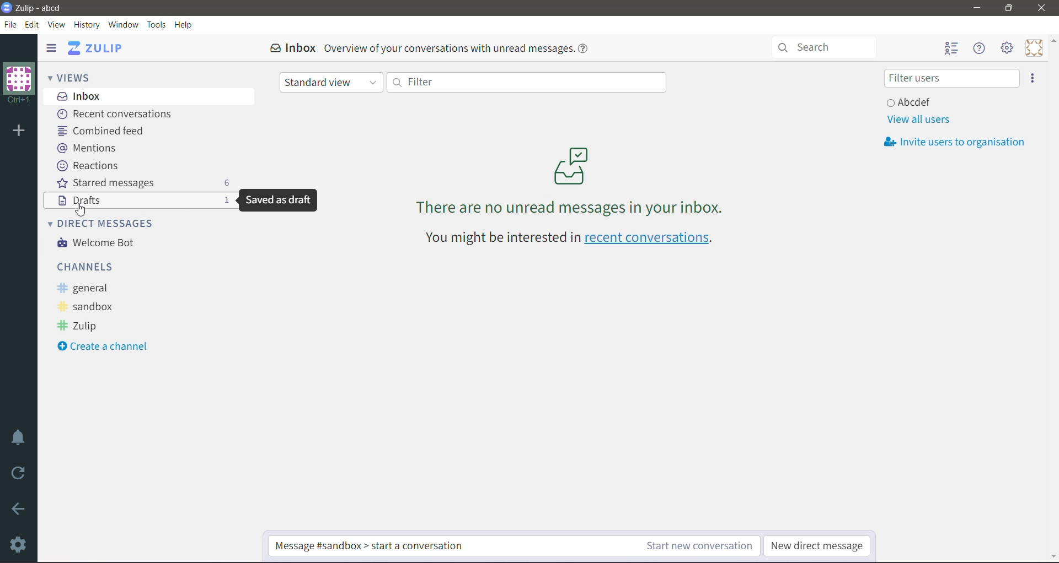 This screenshot has height=563, width=1059. I want to click on Filter users, so click(951, 78).